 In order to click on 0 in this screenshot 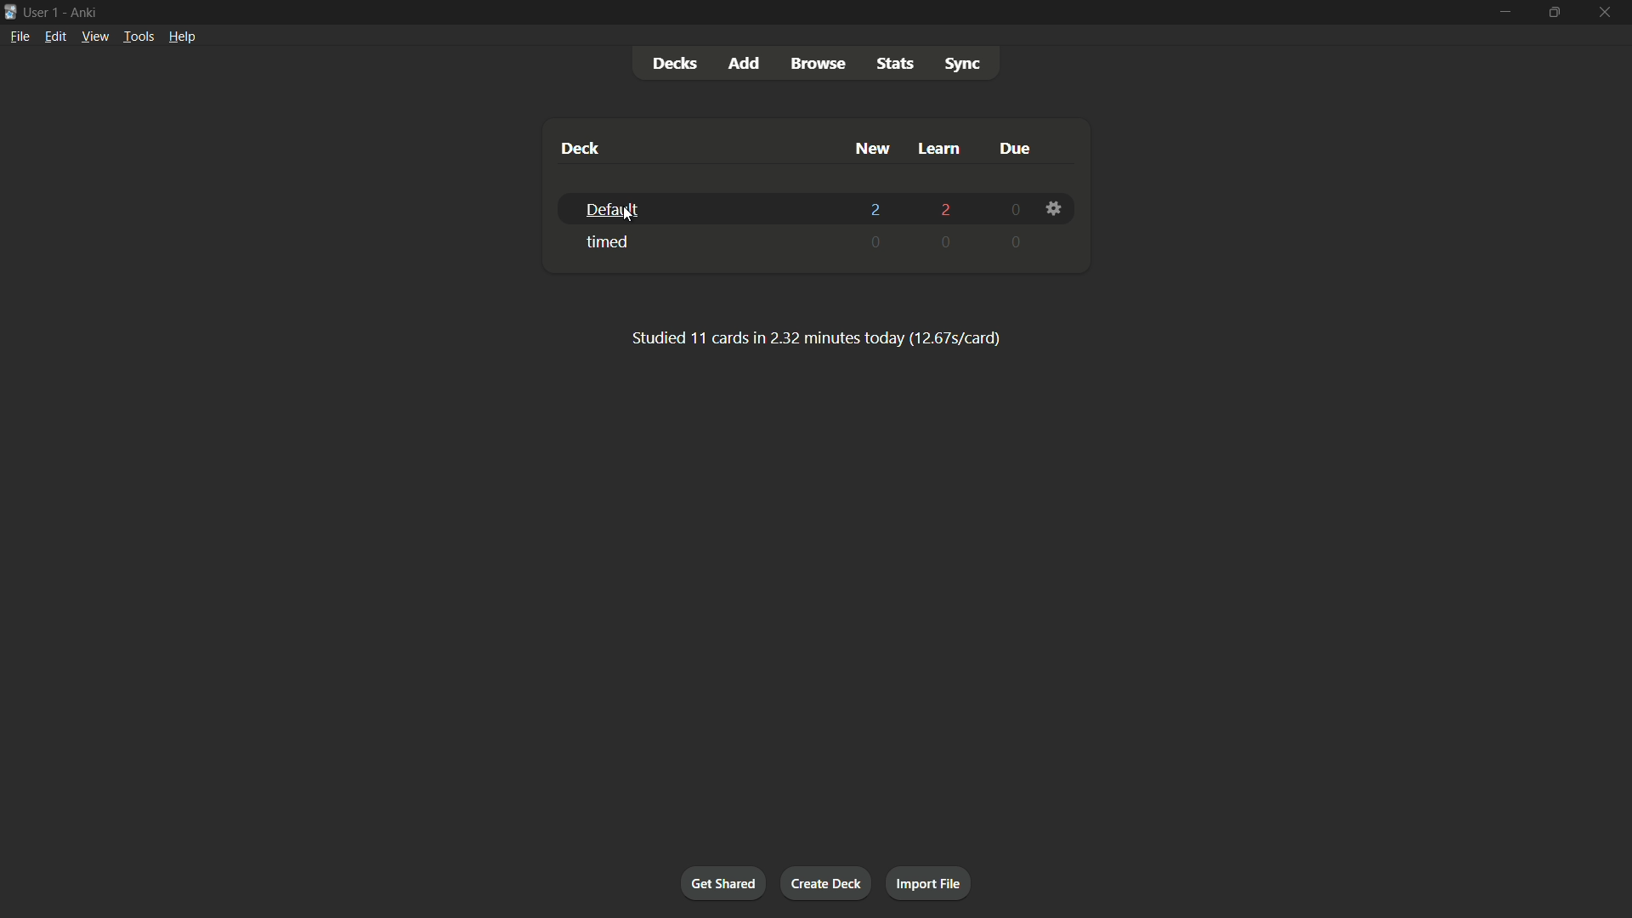, I will do `click(1012, 210)`.